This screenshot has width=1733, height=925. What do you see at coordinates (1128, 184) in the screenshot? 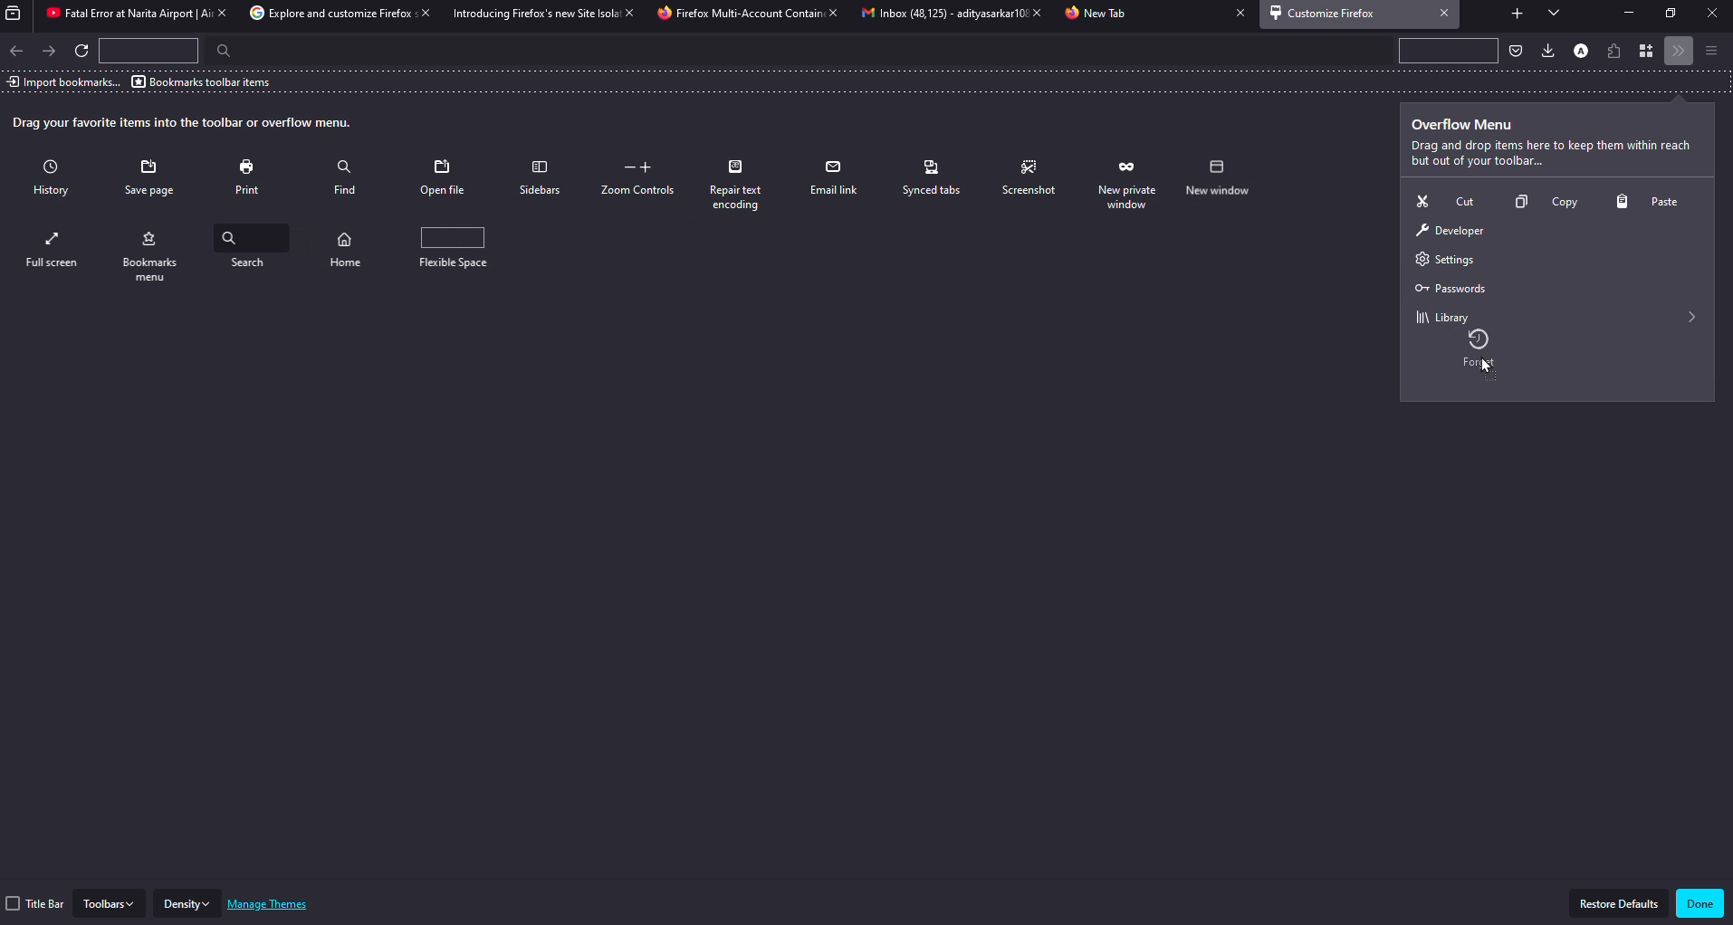
I see `forget` at bounding box center [1128, 184].